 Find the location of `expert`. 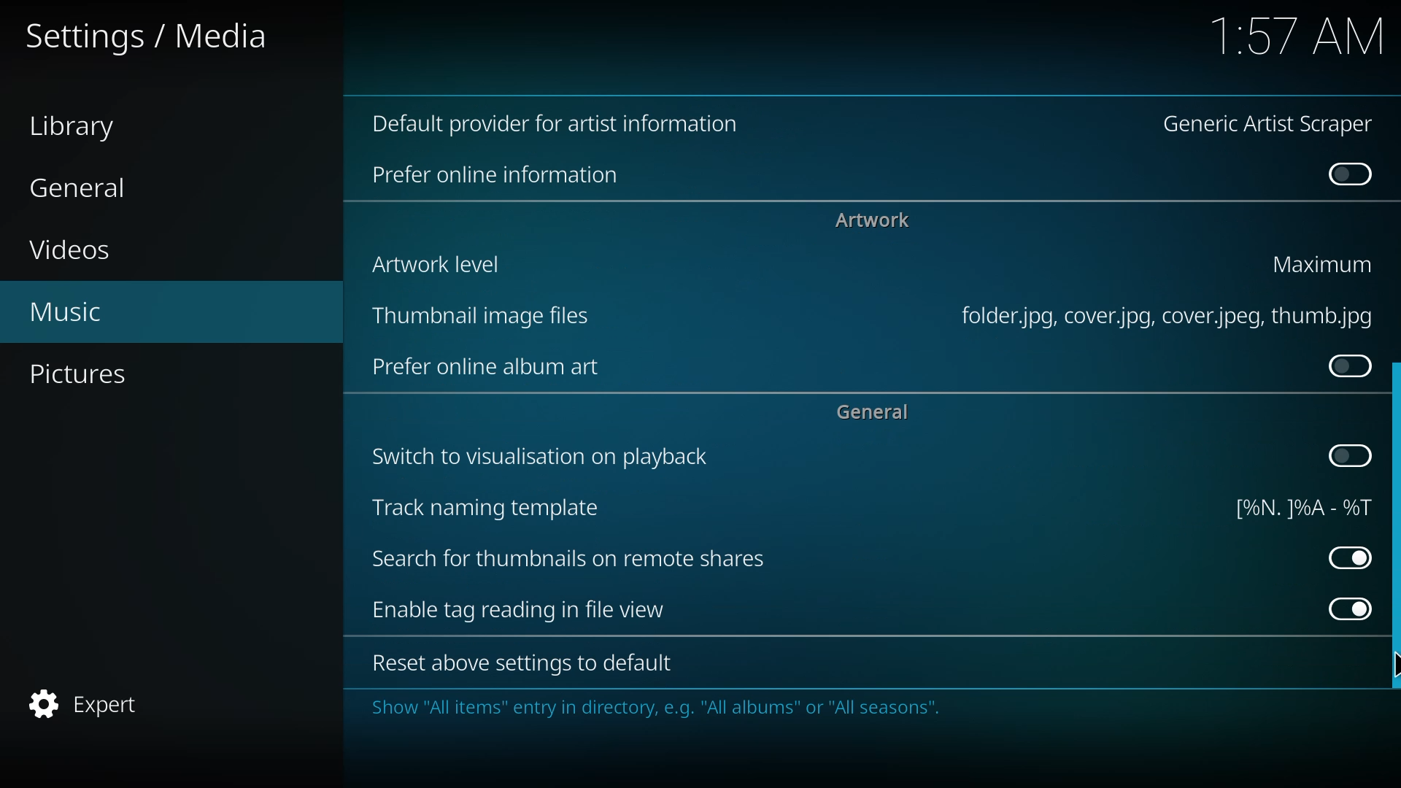

expert is located at coordinates (90, 703).